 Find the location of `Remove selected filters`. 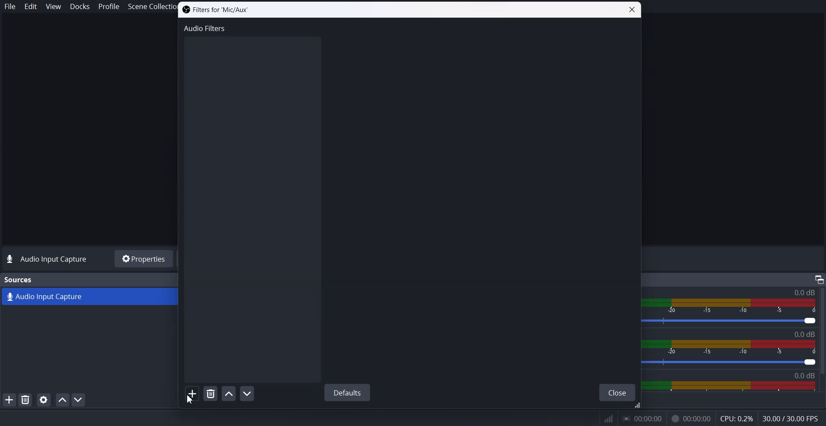

Remove selected filters is located at coordinates (211, 393).